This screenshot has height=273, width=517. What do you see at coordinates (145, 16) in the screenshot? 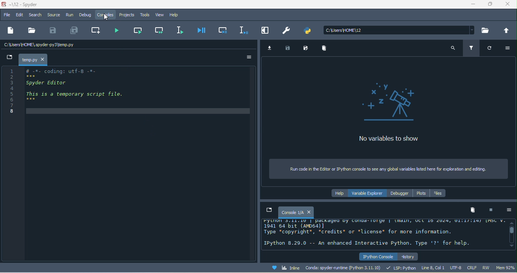
I see `tools` at bounding box center [145, 16].